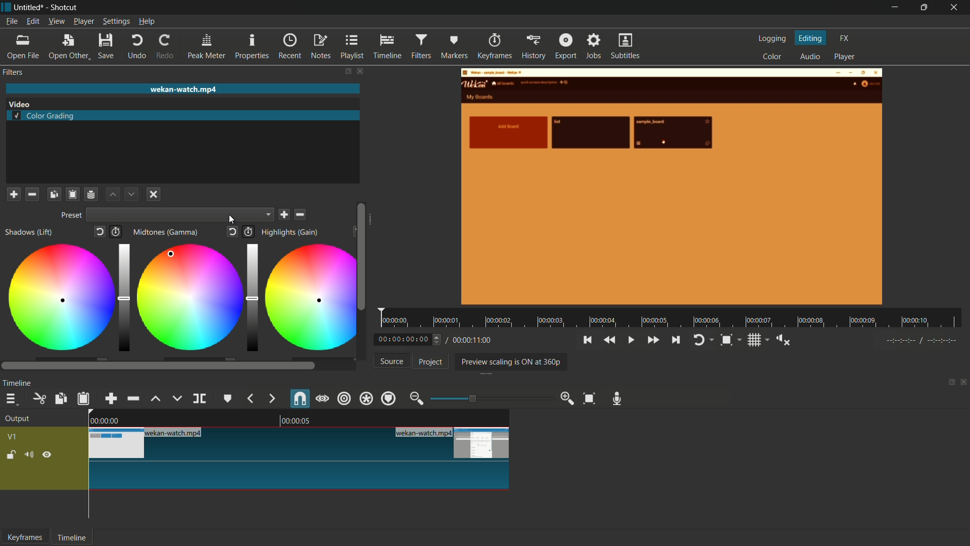 This screenshot has width=970, height=546. Describe the element at coordinates (45, 117) in the screenshot. I see `color grading` at that location.